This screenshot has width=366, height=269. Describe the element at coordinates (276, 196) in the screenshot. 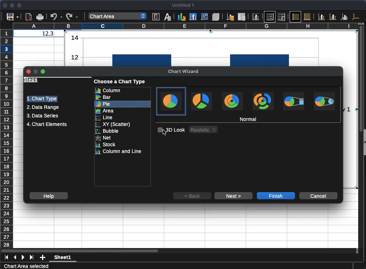

I see `finish` at that location.